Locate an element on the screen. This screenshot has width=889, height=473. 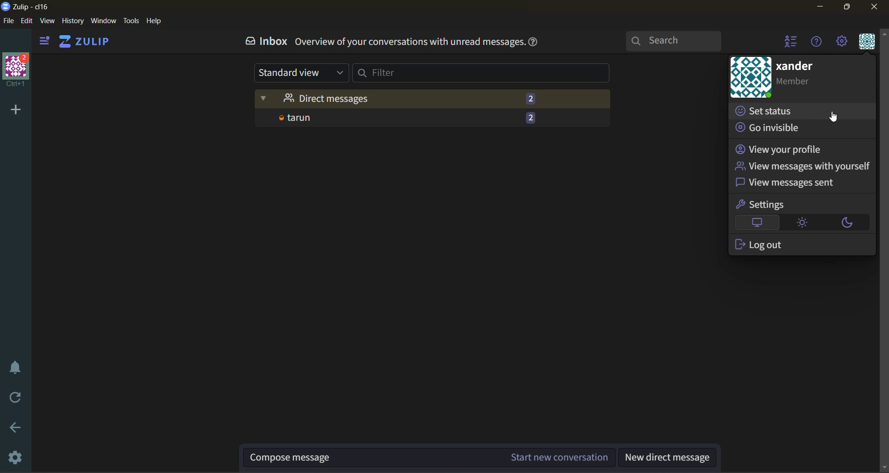
standard view is located at coordinates (300, 73).